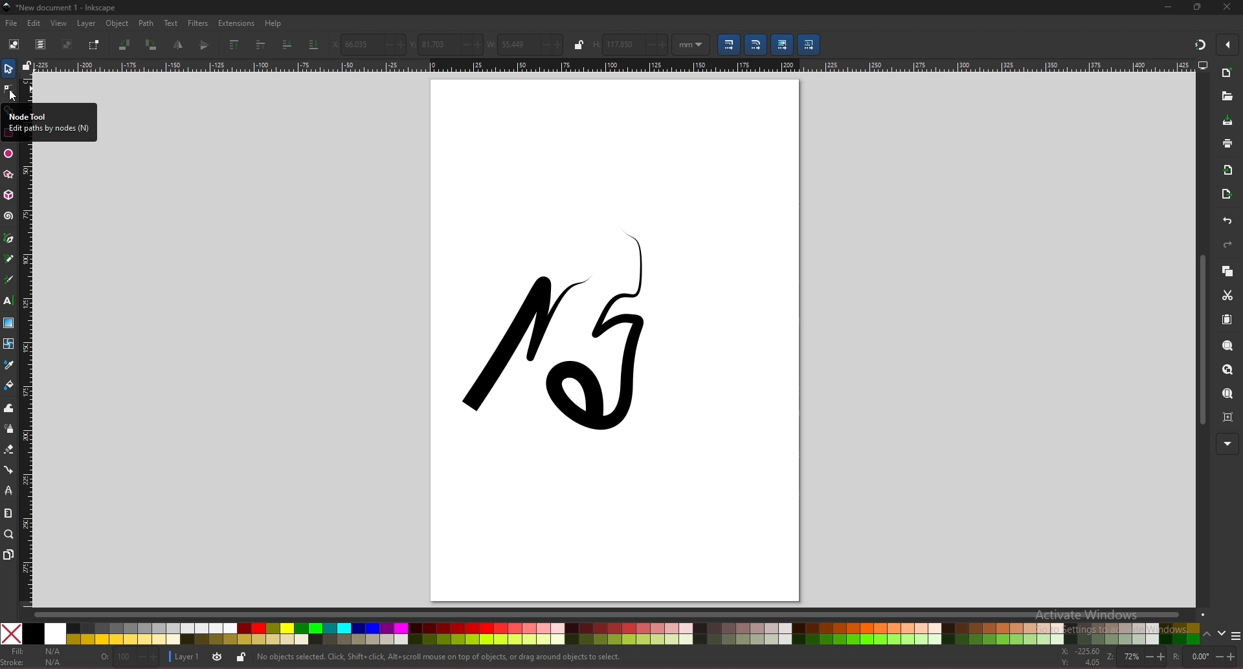  Describe the element at coordinates (8, 300) in the screenshot. I see `text` at that location.